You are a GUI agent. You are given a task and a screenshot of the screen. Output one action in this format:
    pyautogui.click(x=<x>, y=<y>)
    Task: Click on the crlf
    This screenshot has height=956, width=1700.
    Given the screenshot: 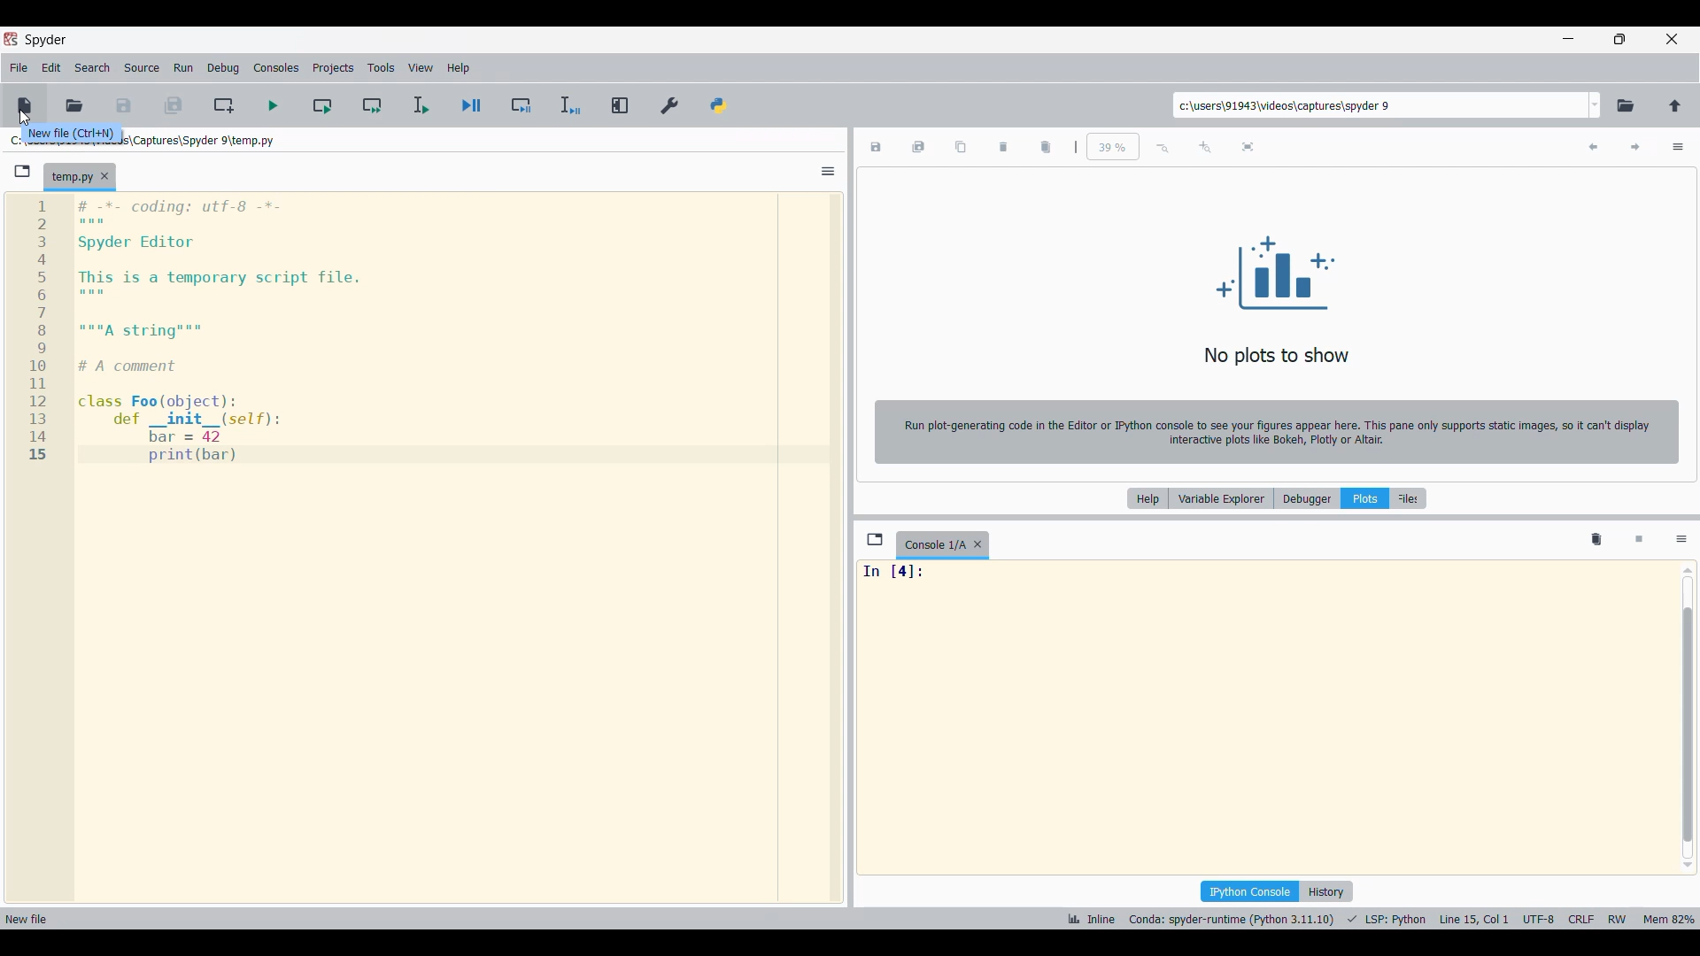 What is the action you would take?
    pyautogui.click(x=1582, y=919)
    